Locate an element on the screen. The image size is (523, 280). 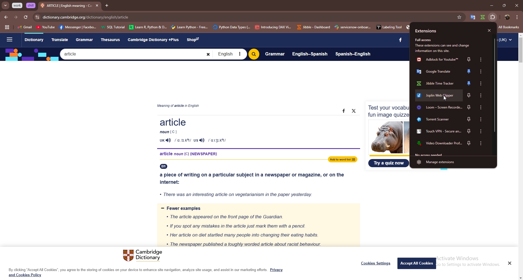
extension is located at coordinates (437, 144).